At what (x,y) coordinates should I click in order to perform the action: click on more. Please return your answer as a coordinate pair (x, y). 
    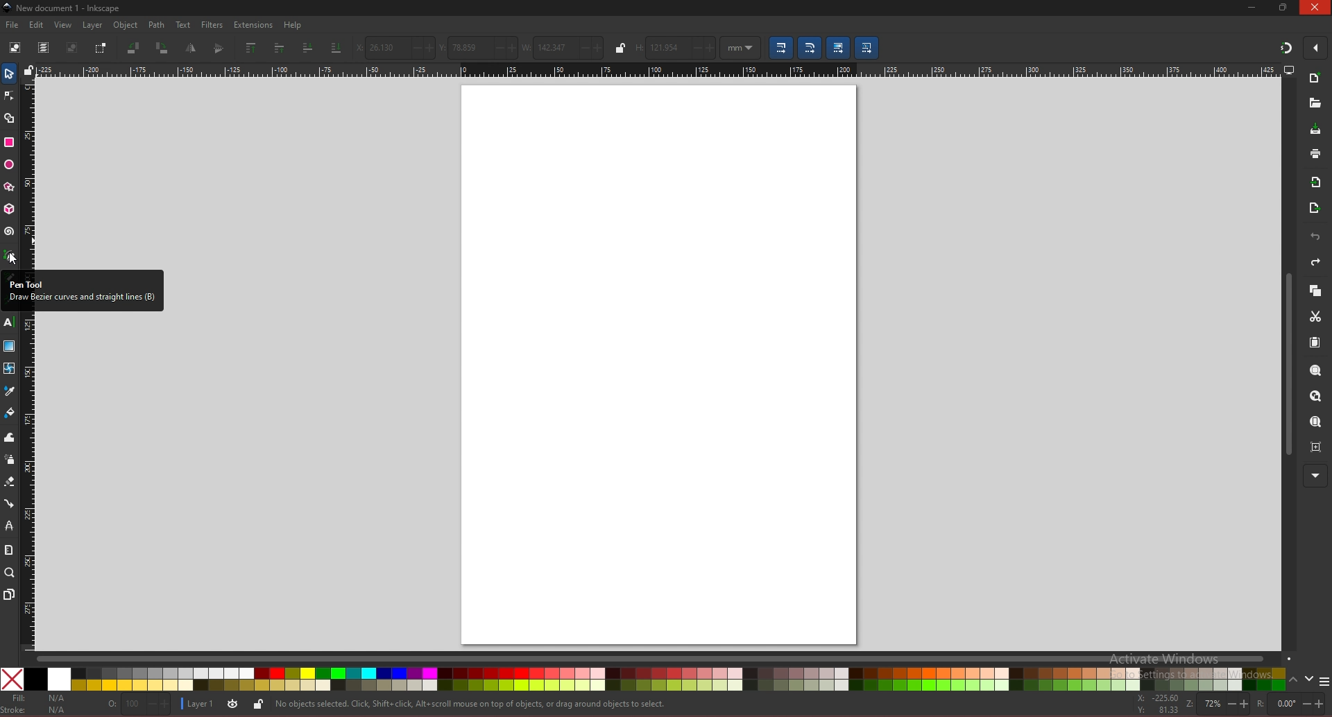
    Looking at the image, I should click on (1315, 476).